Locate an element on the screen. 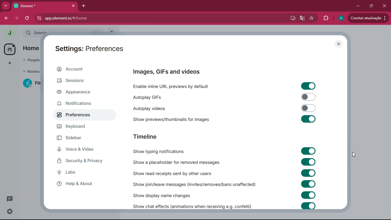 The width and height of the screenshot is (391, 220). labs is located at coordinates (78, 172).